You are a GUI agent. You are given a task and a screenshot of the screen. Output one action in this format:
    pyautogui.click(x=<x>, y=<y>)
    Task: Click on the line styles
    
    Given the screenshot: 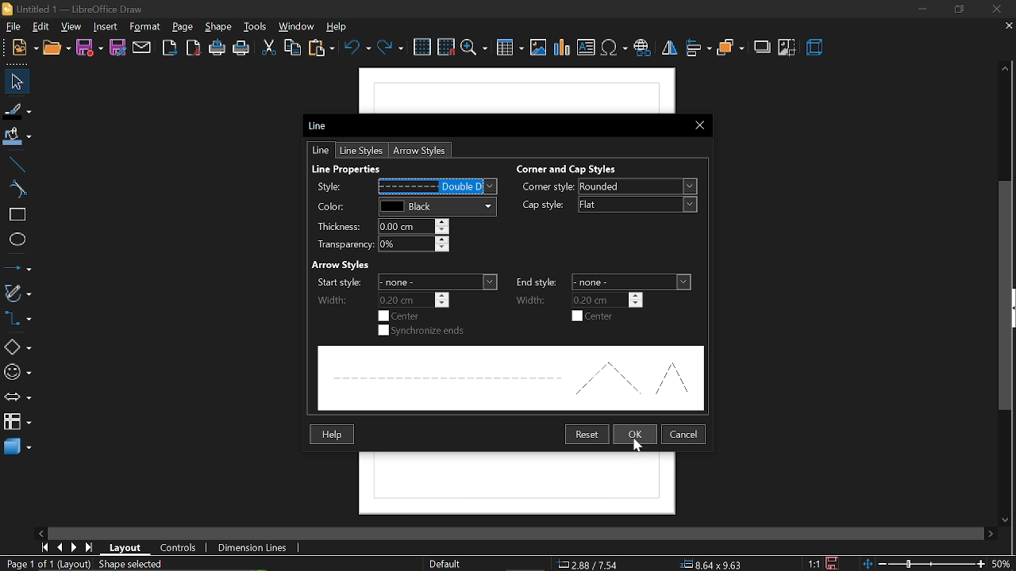 What is the action you would take?
    pyautogui.click(x=360, y=151)
    